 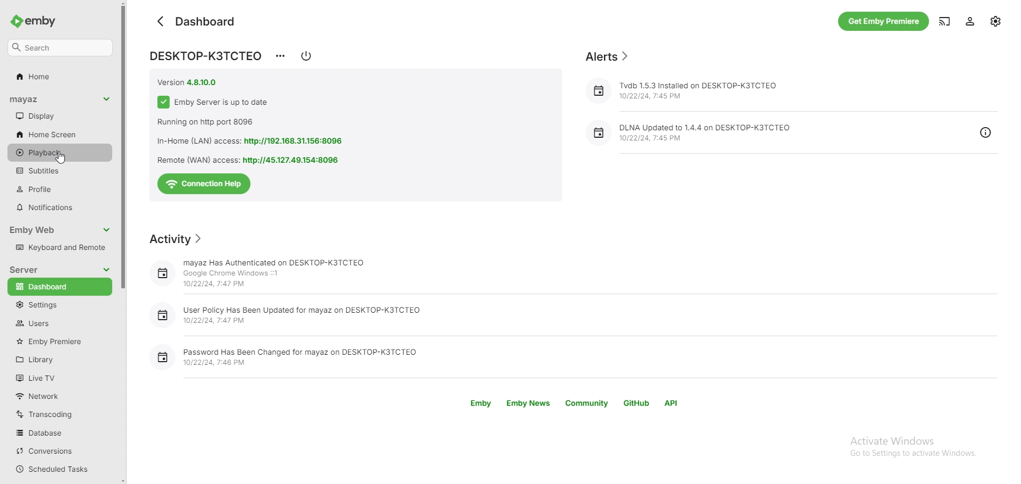 What do you see at coordinates (683, 90) in the screenshot?
I see `Tvdb 1.5.3 Installed on DESKTOP-K3TCTEO
10/22/24, 7:45 PM` at bounding box center [683, 90].